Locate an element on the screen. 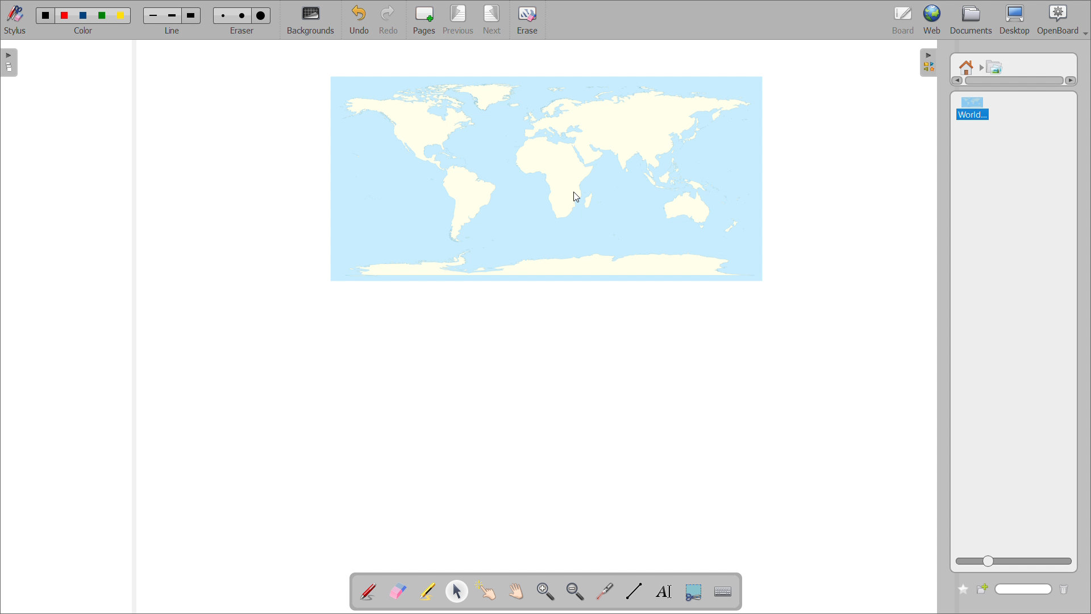  delete folder is located at coordinates (1065, 590).